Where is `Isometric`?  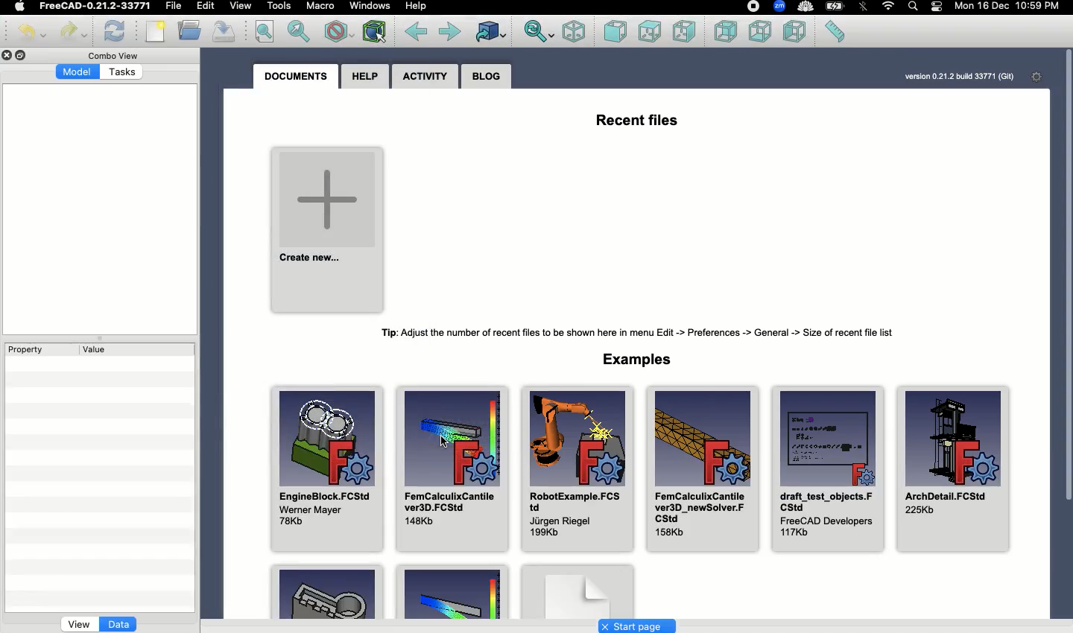
Isometric is located at coordinates (578, 30).